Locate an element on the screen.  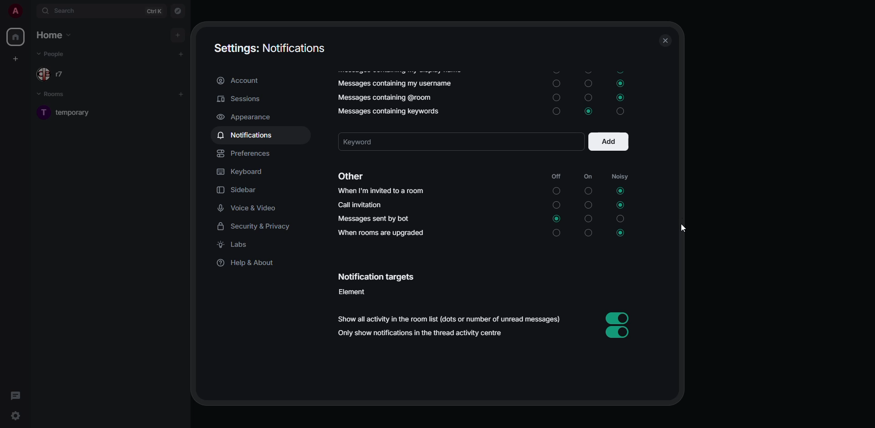
on is located at coordinates (556, 206).